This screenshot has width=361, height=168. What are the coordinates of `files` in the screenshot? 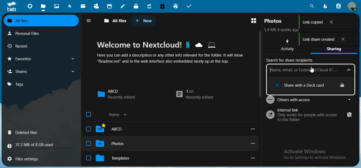 It's located at (43, 8).